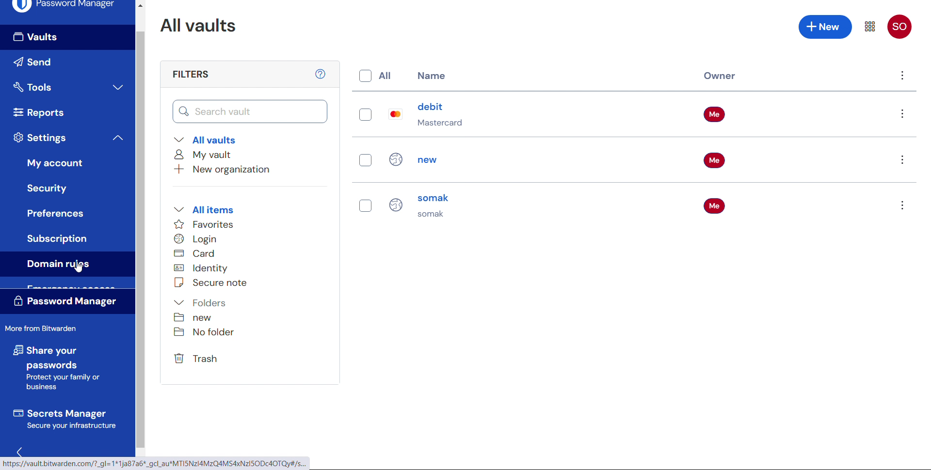 This screenshot has width=931, height=470. I want to click on debit Mastercard, so click(443, 115).